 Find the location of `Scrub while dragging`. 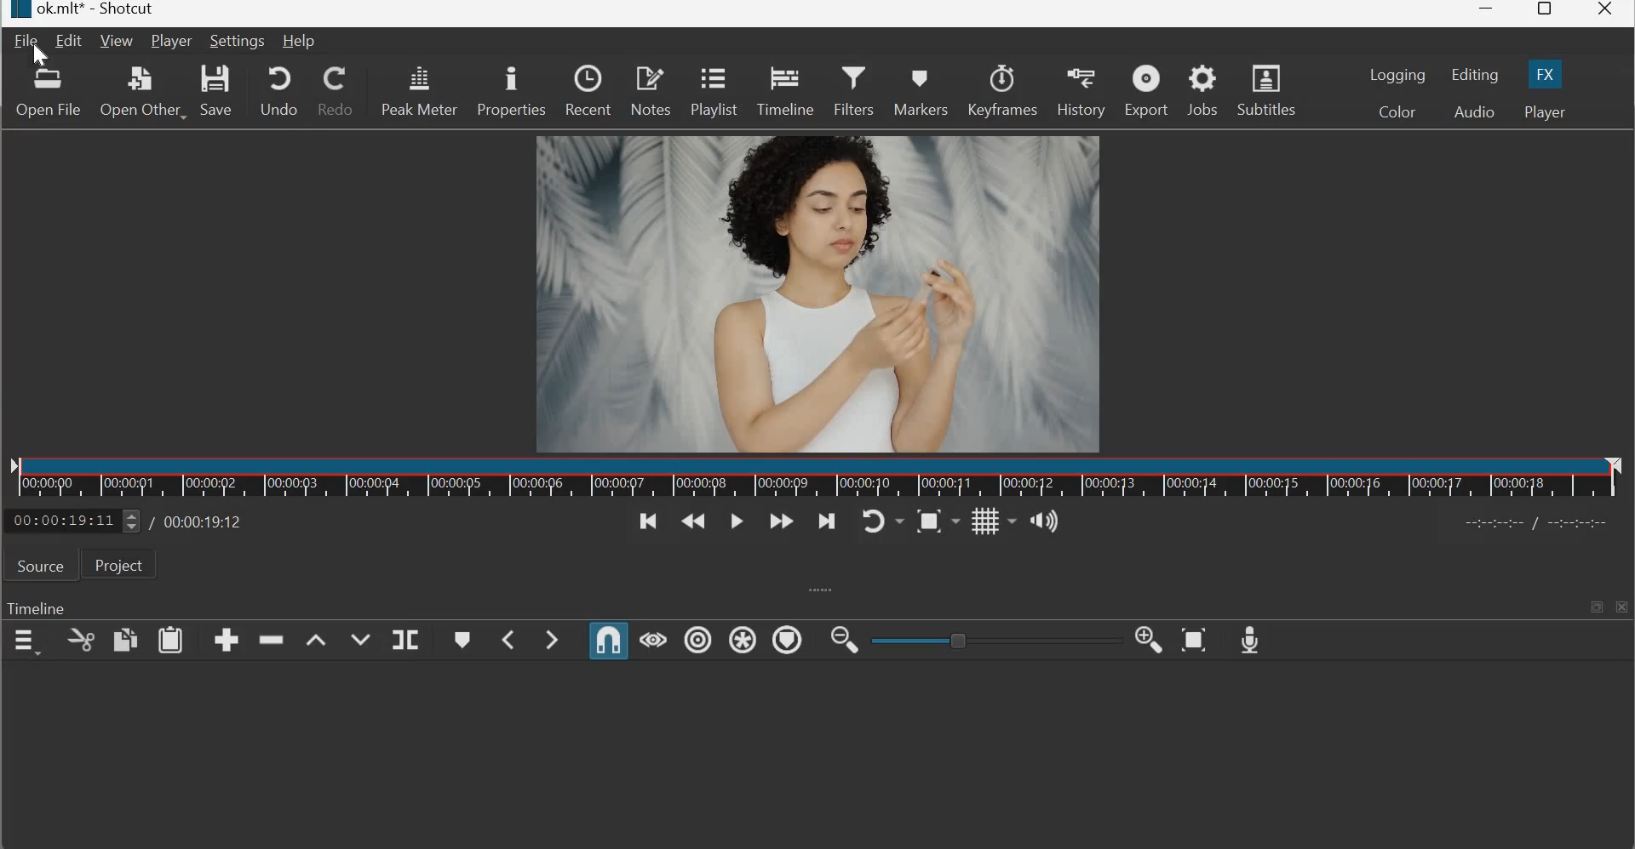

Scrub while dragging is located at coordinates (654, 639).